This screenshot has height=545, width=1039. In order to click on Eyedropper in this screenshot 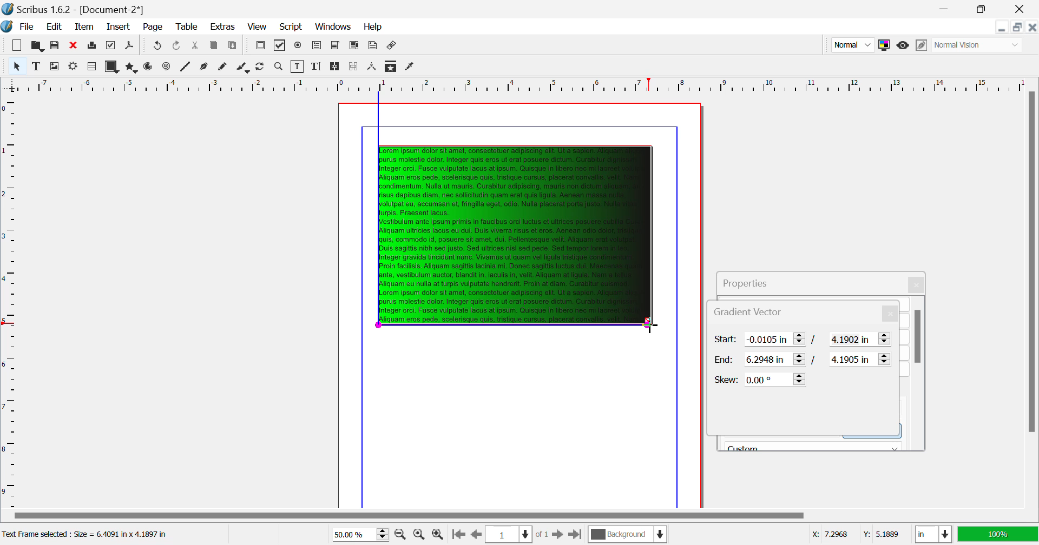, I will do `click(410, 68)`.